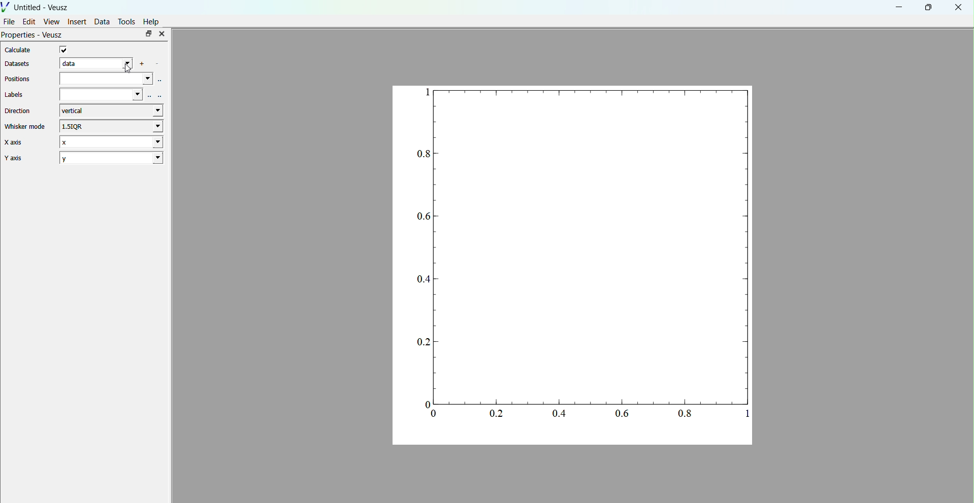 This screenshot has height=503, width=974. What do you see at coordinates (111, 126) in the screenshot?
I see `1.5IQR` at bounding box center [111, 126].